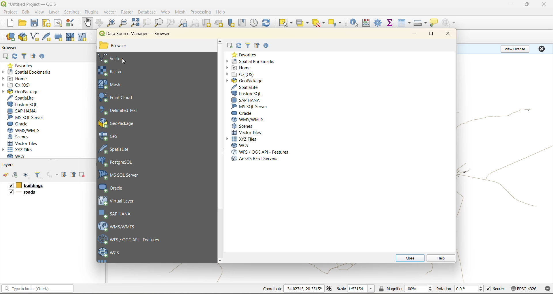  Describe the element at coordinates (272, 289) in the screenshot. I see `coordinates` at that location.